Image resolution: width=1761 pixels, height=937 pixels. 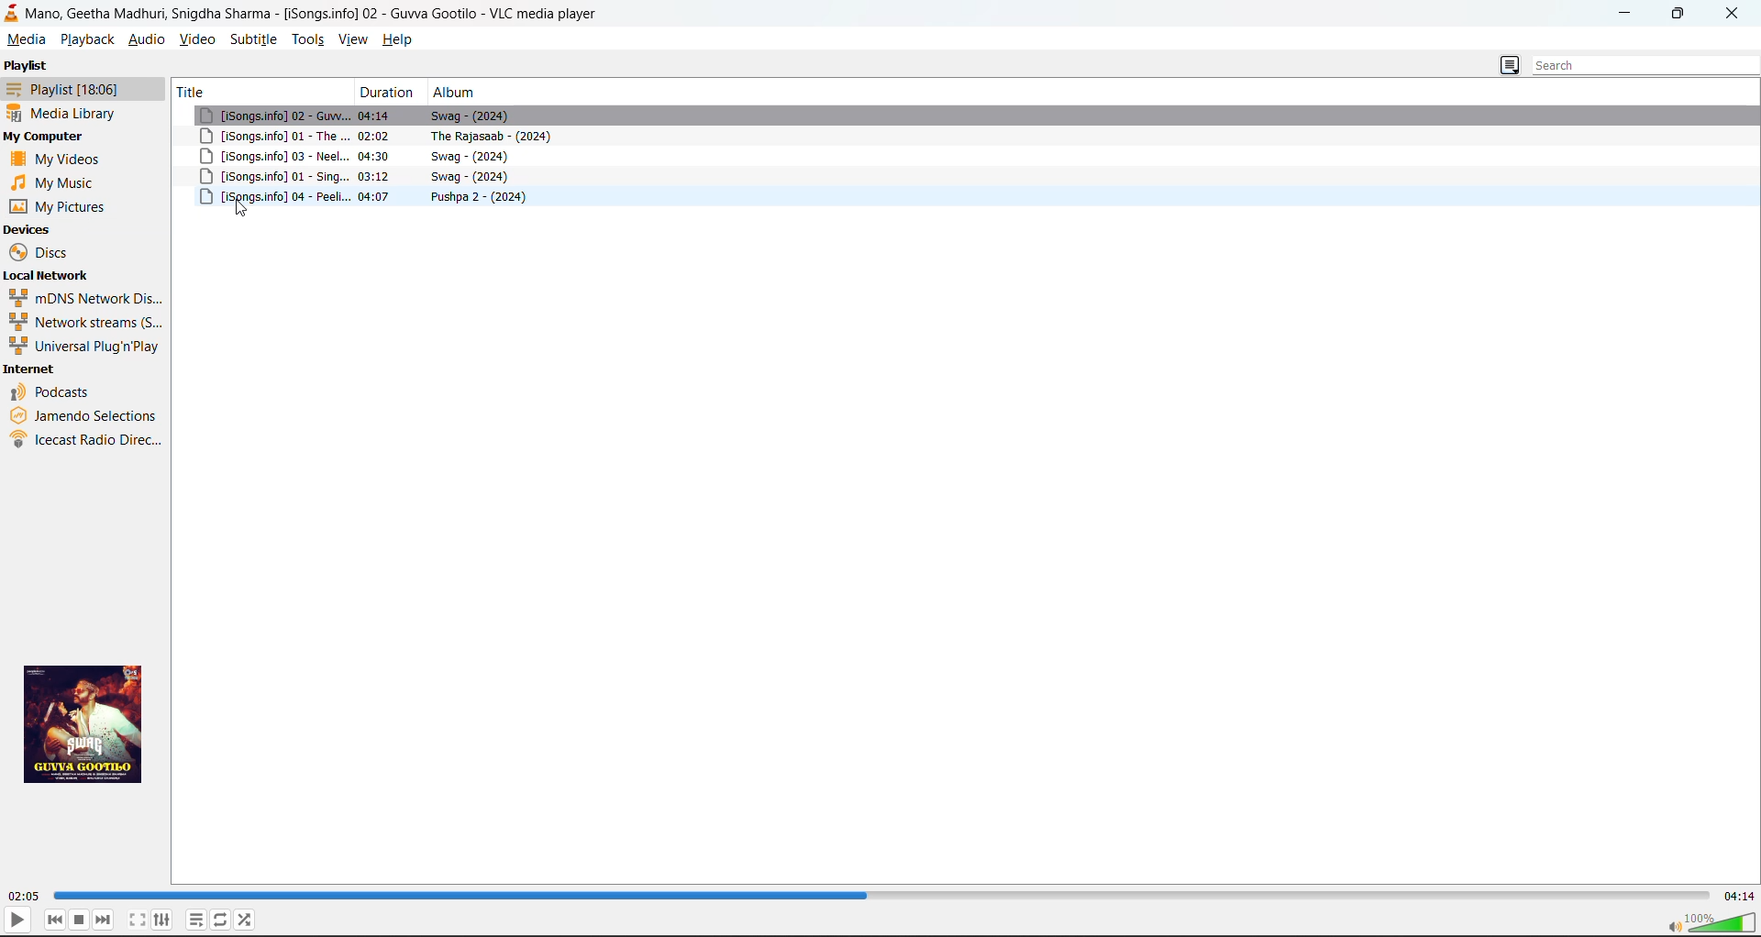 I want to click on video, so click(x=196, y=39).